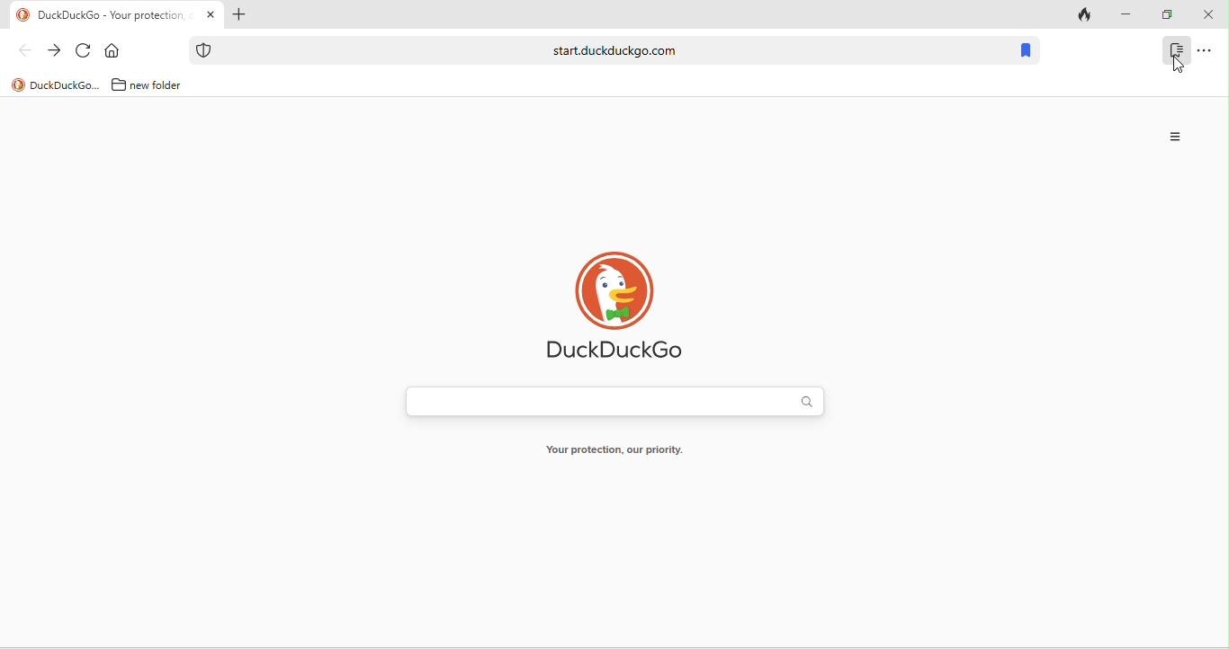 This screenshot has width=1229, height=649. I want to click on option, so click(1177, 137).